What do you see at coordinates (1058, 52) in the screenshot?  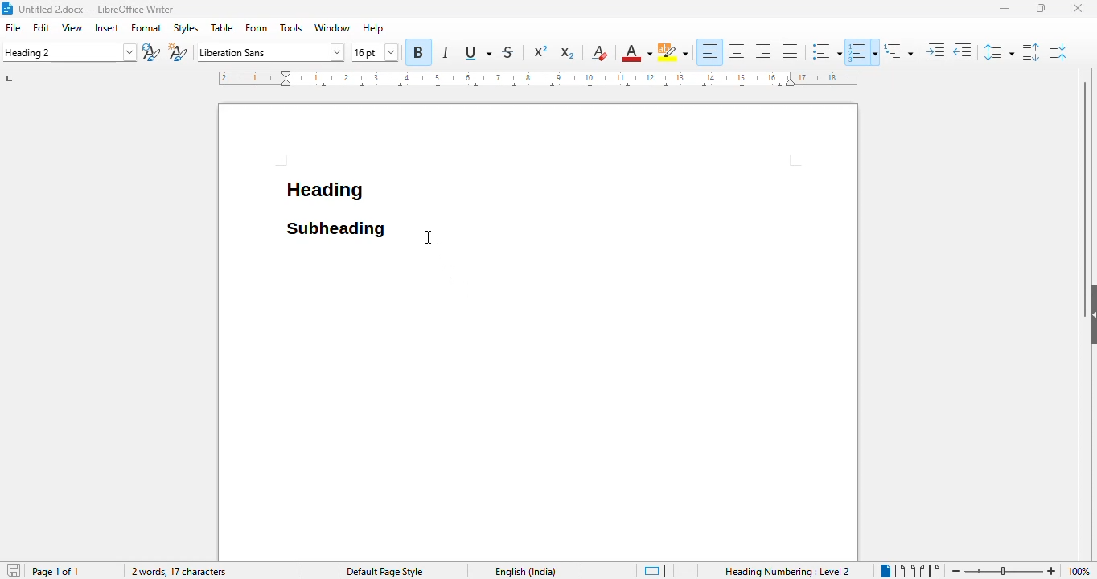 I see `decrease paragraph spacing` at bounding box center [1058, 52].